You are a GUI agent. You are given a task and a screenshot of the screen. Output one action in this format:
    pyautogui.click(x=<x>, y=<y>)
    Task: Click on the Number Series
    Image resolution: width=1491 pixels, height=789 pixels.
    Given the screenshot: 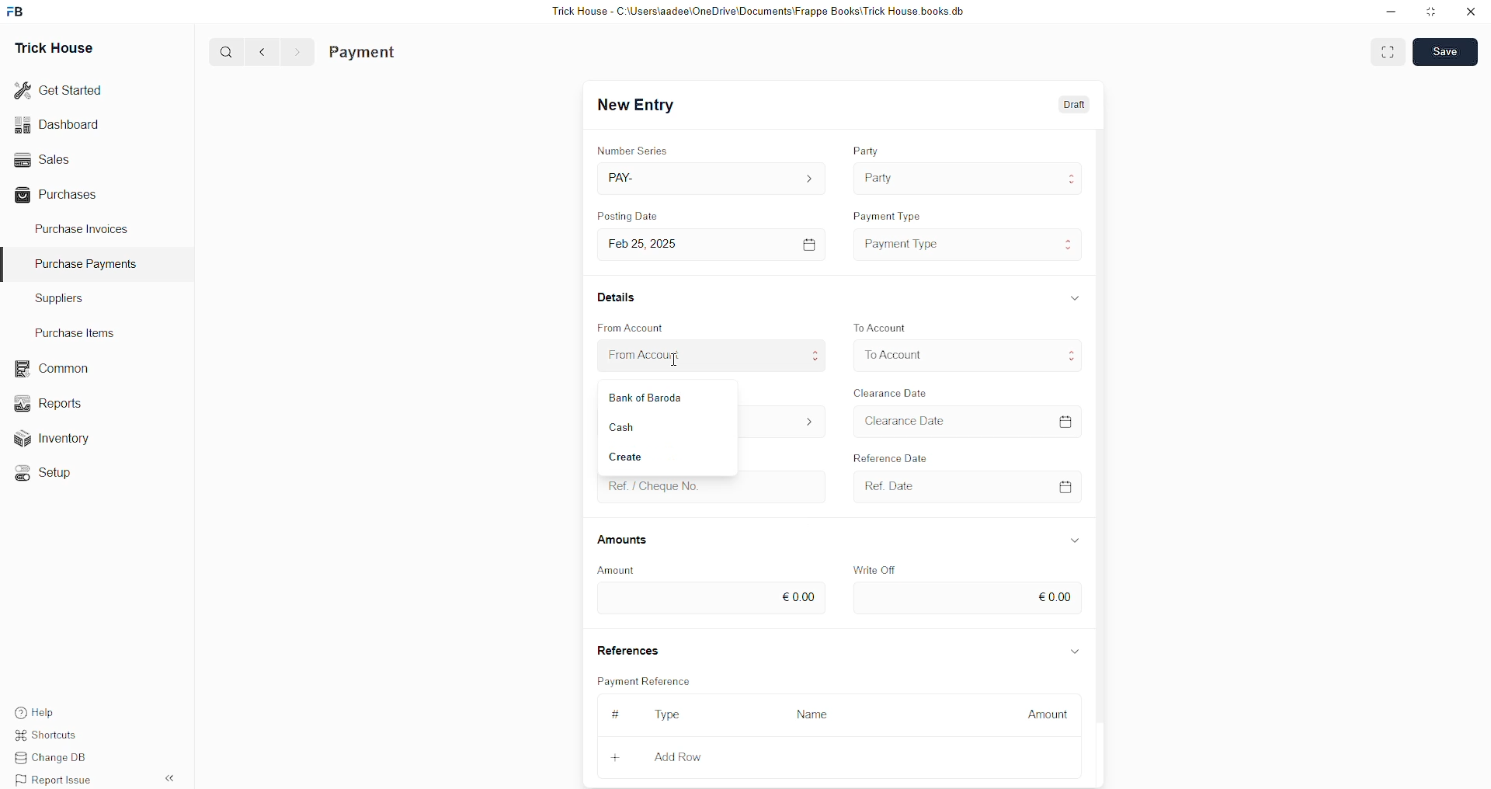 What is the action you would take?
    pyautogui.click(x=636, y=148)
    